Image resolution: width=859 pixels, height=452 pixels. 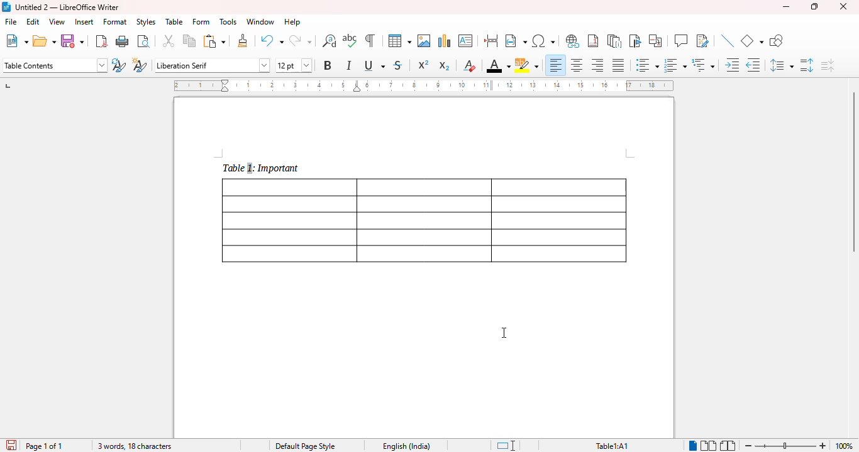 What do you see at coordinates (681, 40) in the screenshot?
I see `insert comment` at bounding box center [681, 40].